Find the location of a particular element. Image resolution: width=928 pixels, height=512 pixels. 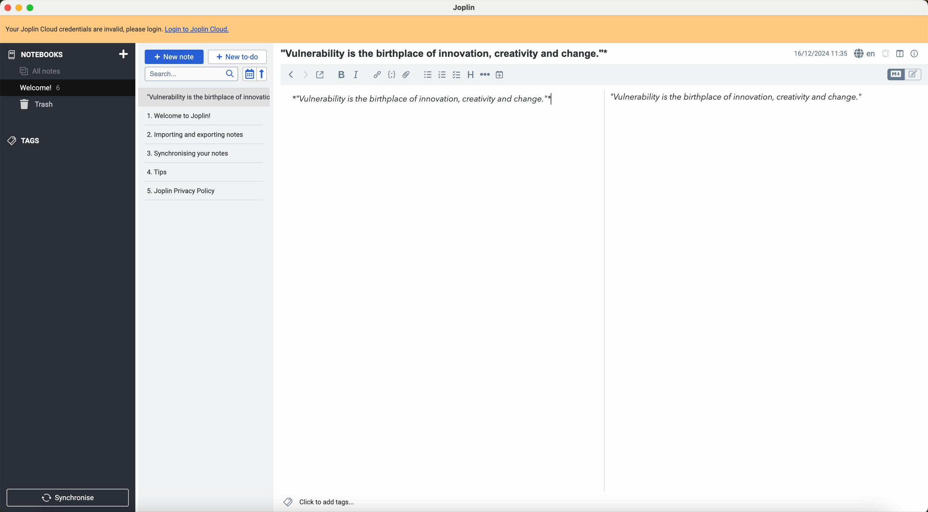

toggle editor is located at coordinates (914, 76).